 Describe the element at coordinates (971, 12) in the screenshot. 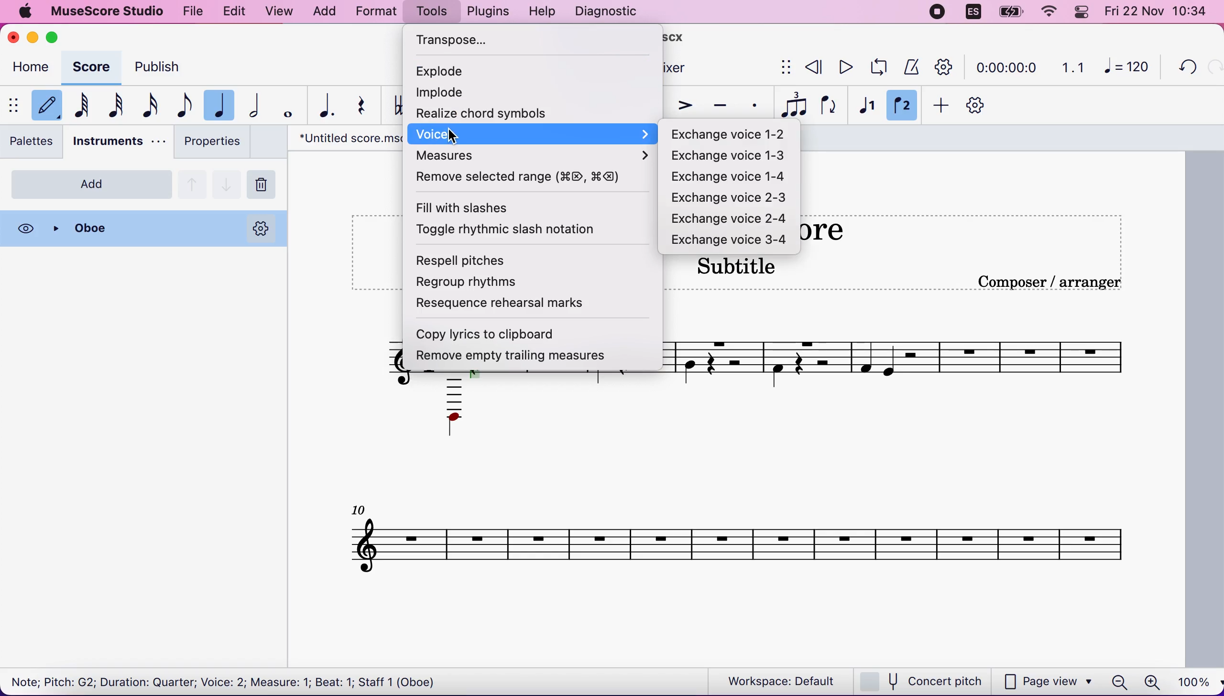

I see `language` at that location.